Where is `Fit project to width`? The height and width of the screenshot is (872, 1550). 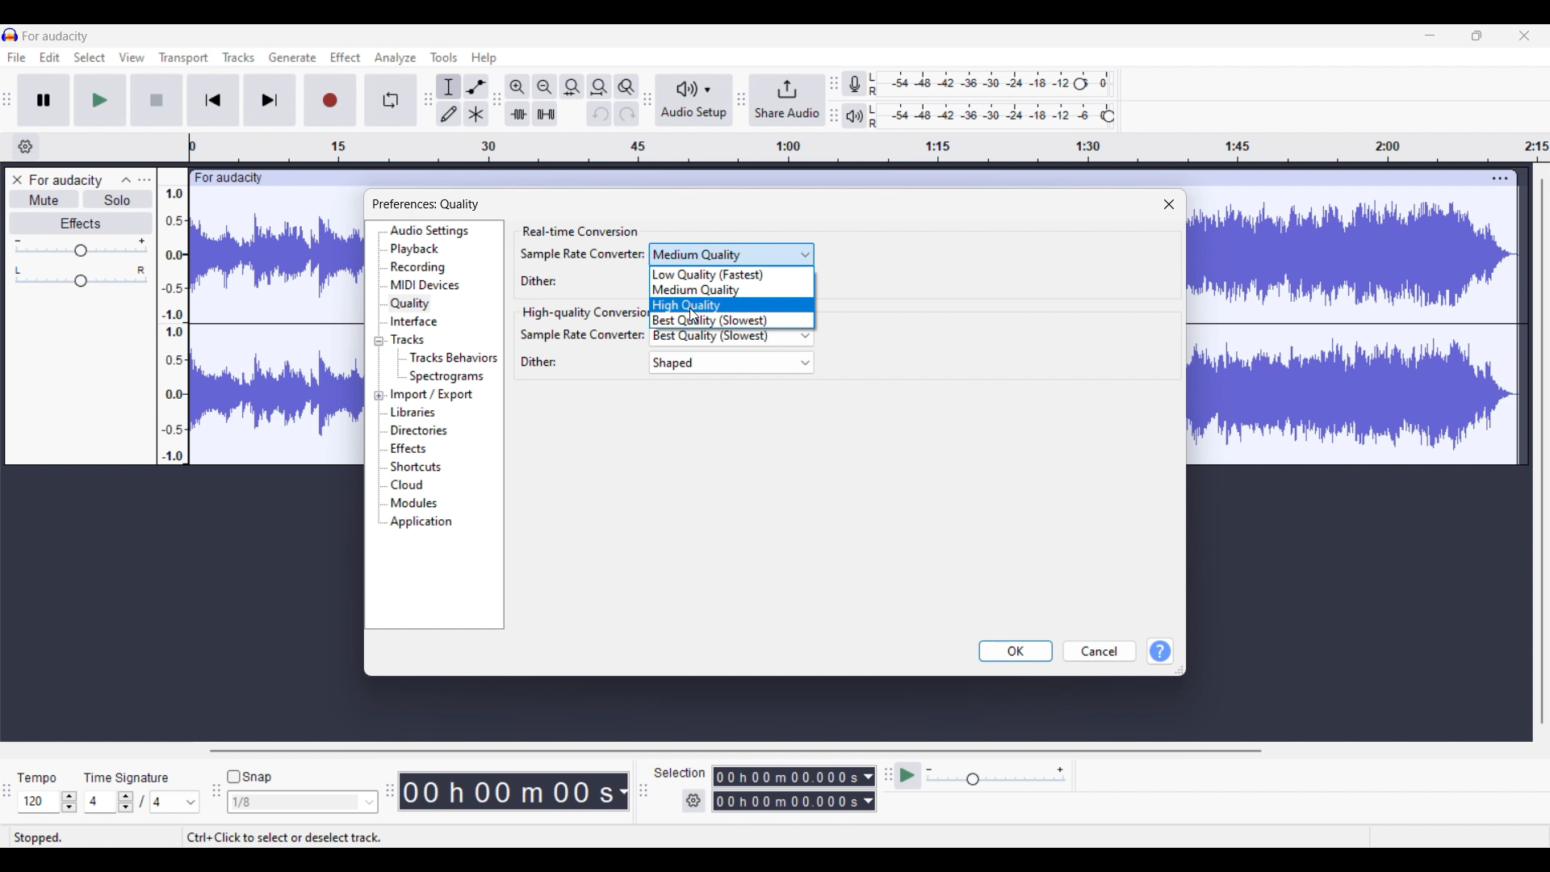 Fit project to width is located at coordinates (599, 87).